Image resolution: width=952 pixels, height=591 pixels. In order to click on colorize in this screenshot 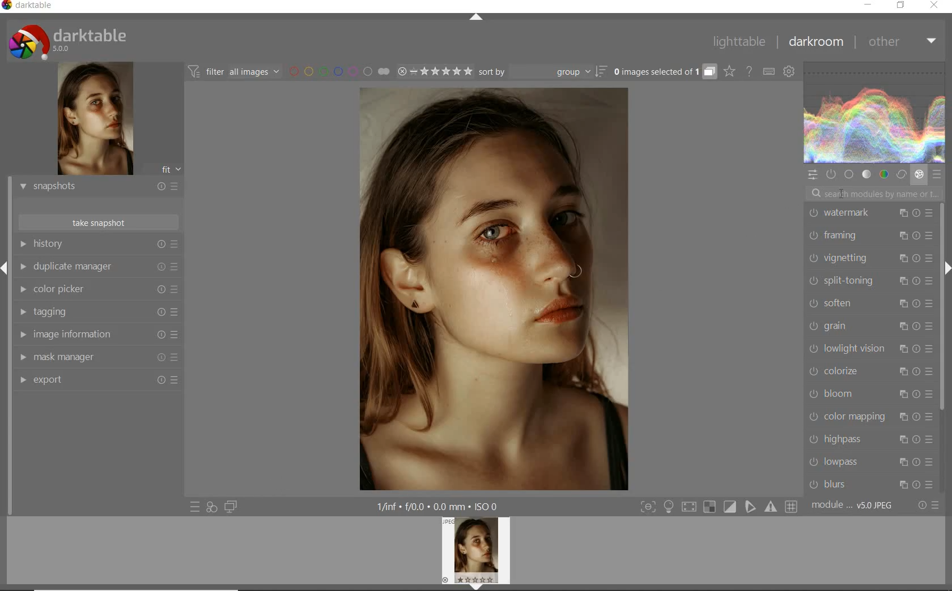, I will do `click(870, 371)`.